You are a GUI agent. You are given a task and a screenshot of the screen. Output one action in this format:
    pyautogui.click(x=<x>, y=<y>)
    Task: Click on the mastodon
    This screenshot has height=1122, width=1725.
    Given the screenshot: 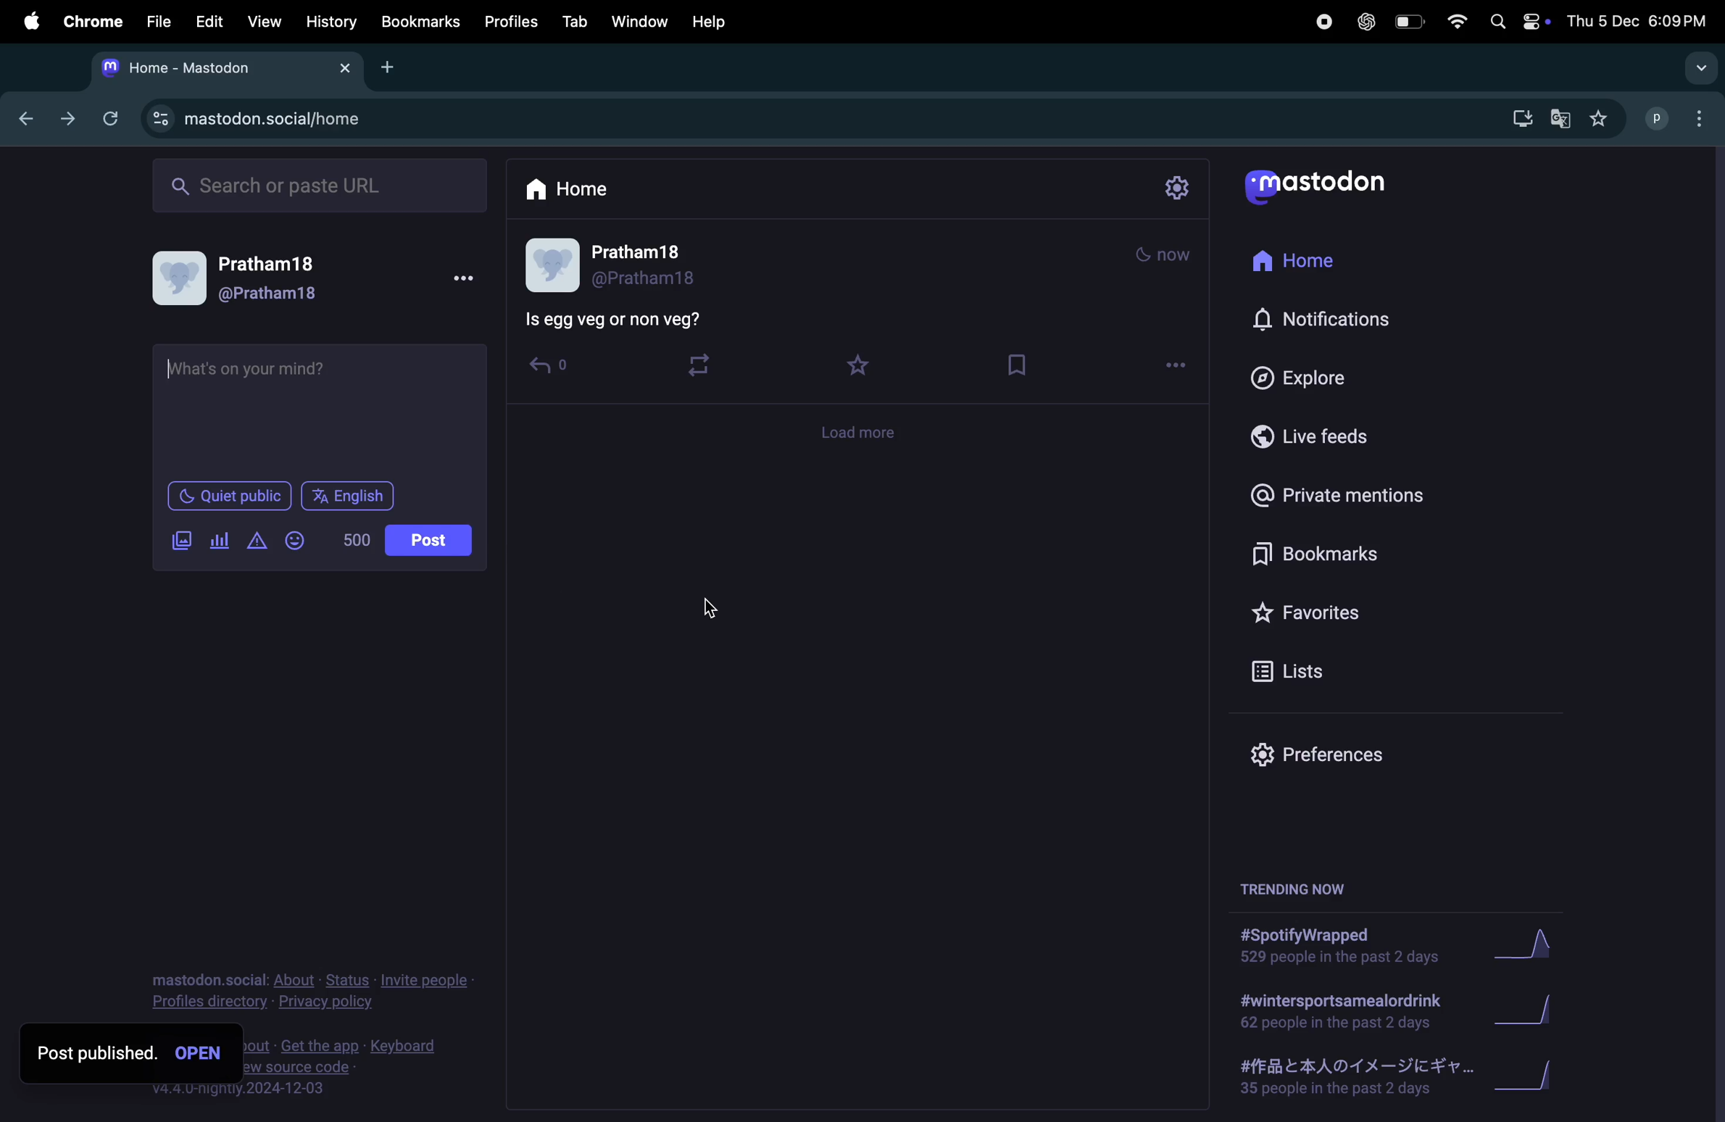 What is the action you would take?
    pyautogui.click(x=1328, y=185)
    